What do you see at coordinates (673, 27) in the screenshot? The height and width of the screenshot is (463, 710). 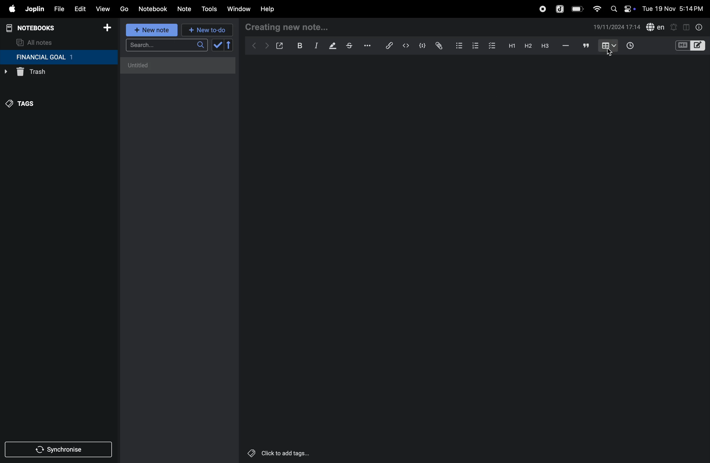 I see `alert` at bounding box center [673, 27].